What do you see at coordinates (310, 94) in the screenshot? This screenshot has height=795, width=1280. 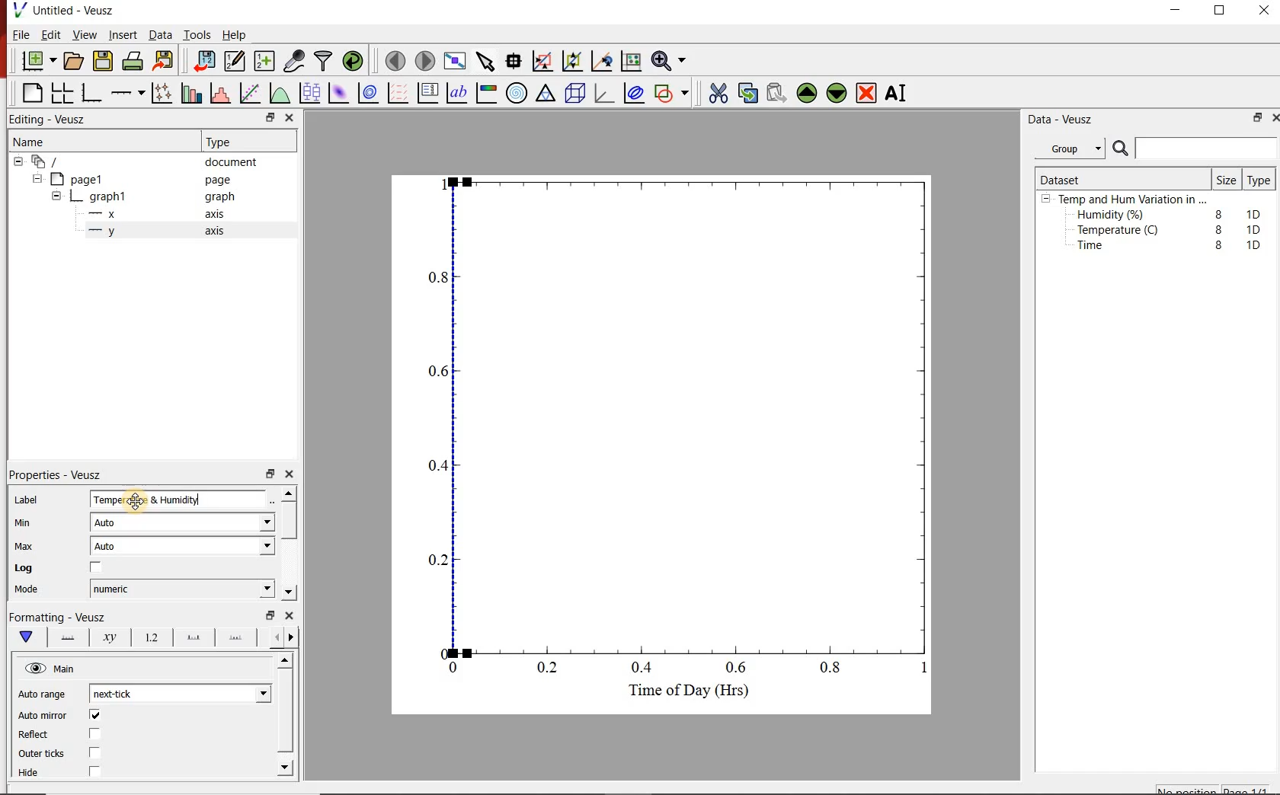 I see `plot box plots` at bounding box center [310, 94].